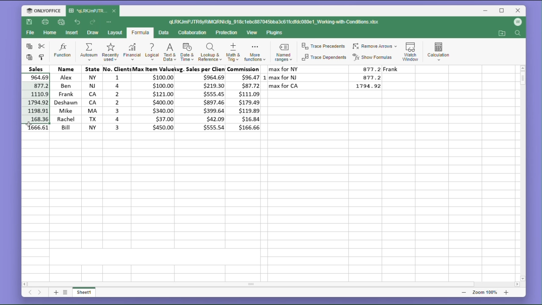  I want to click on add sheet, so click(55, 292).